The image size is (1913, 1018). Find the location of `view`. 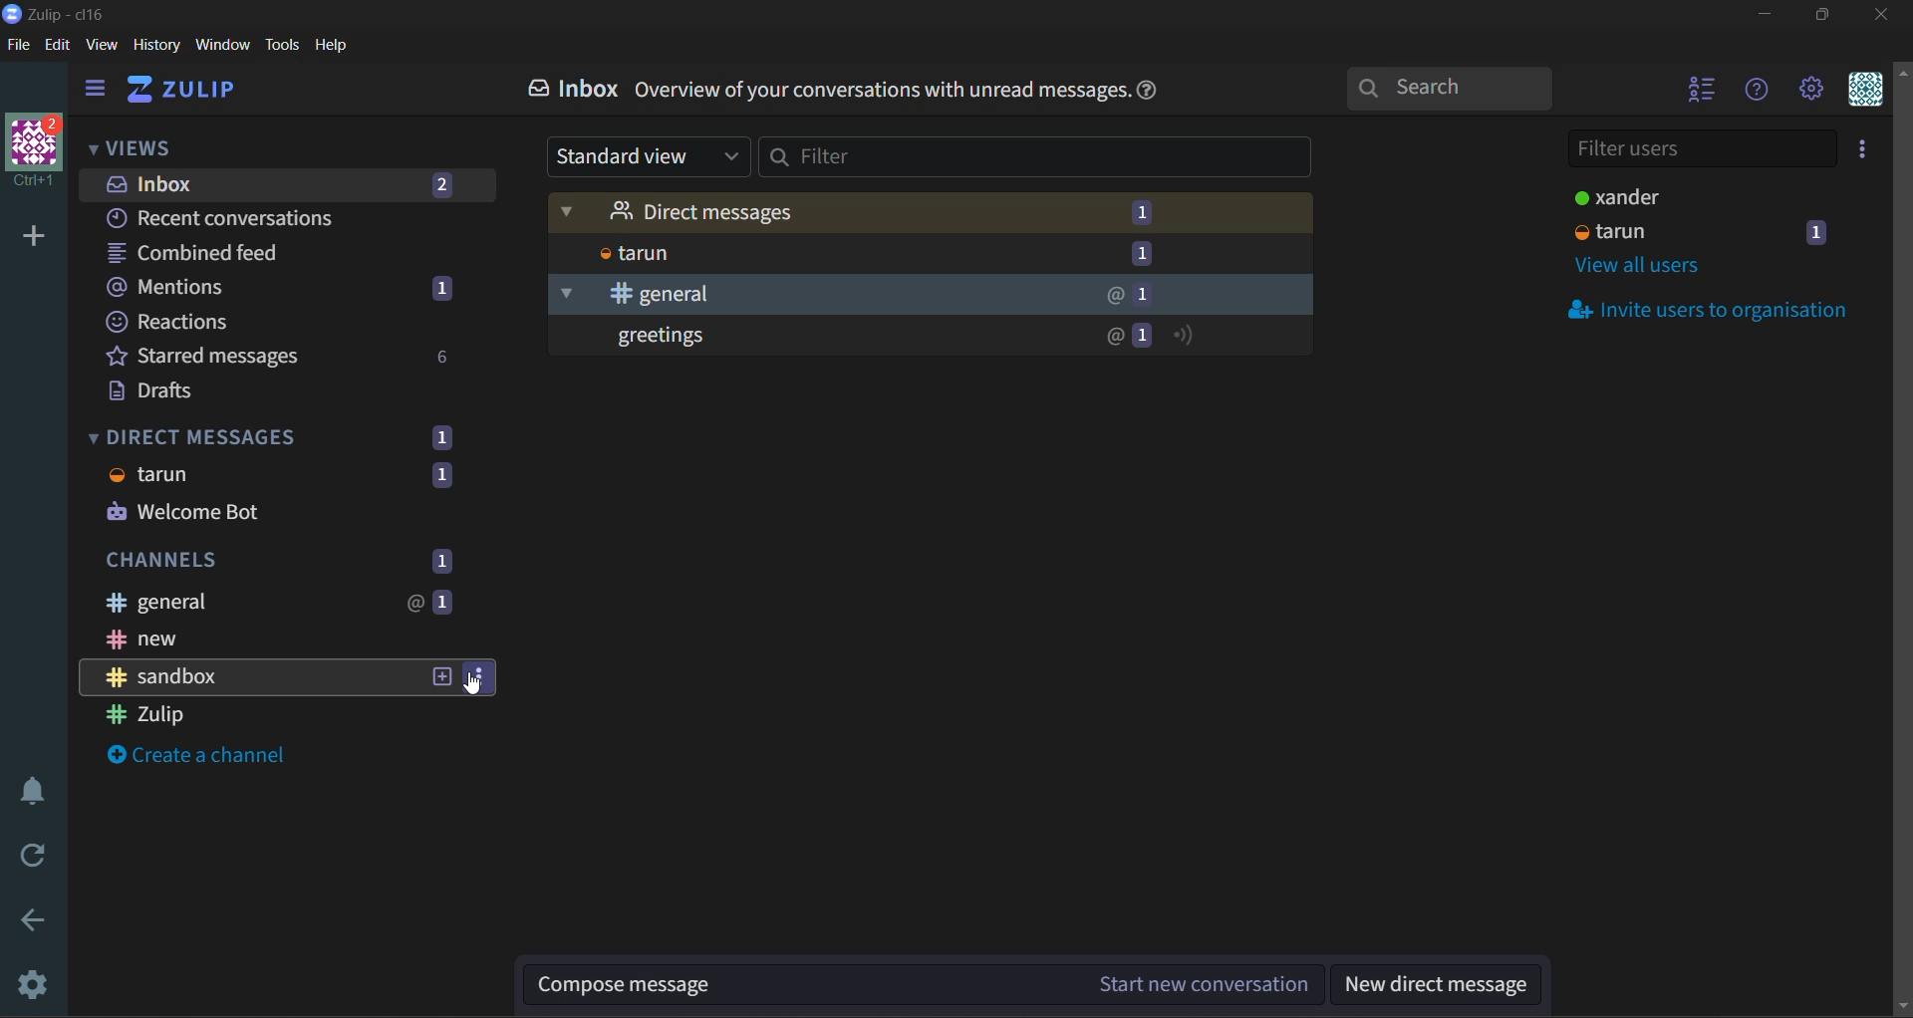

view is located at coordinates (106, 47).